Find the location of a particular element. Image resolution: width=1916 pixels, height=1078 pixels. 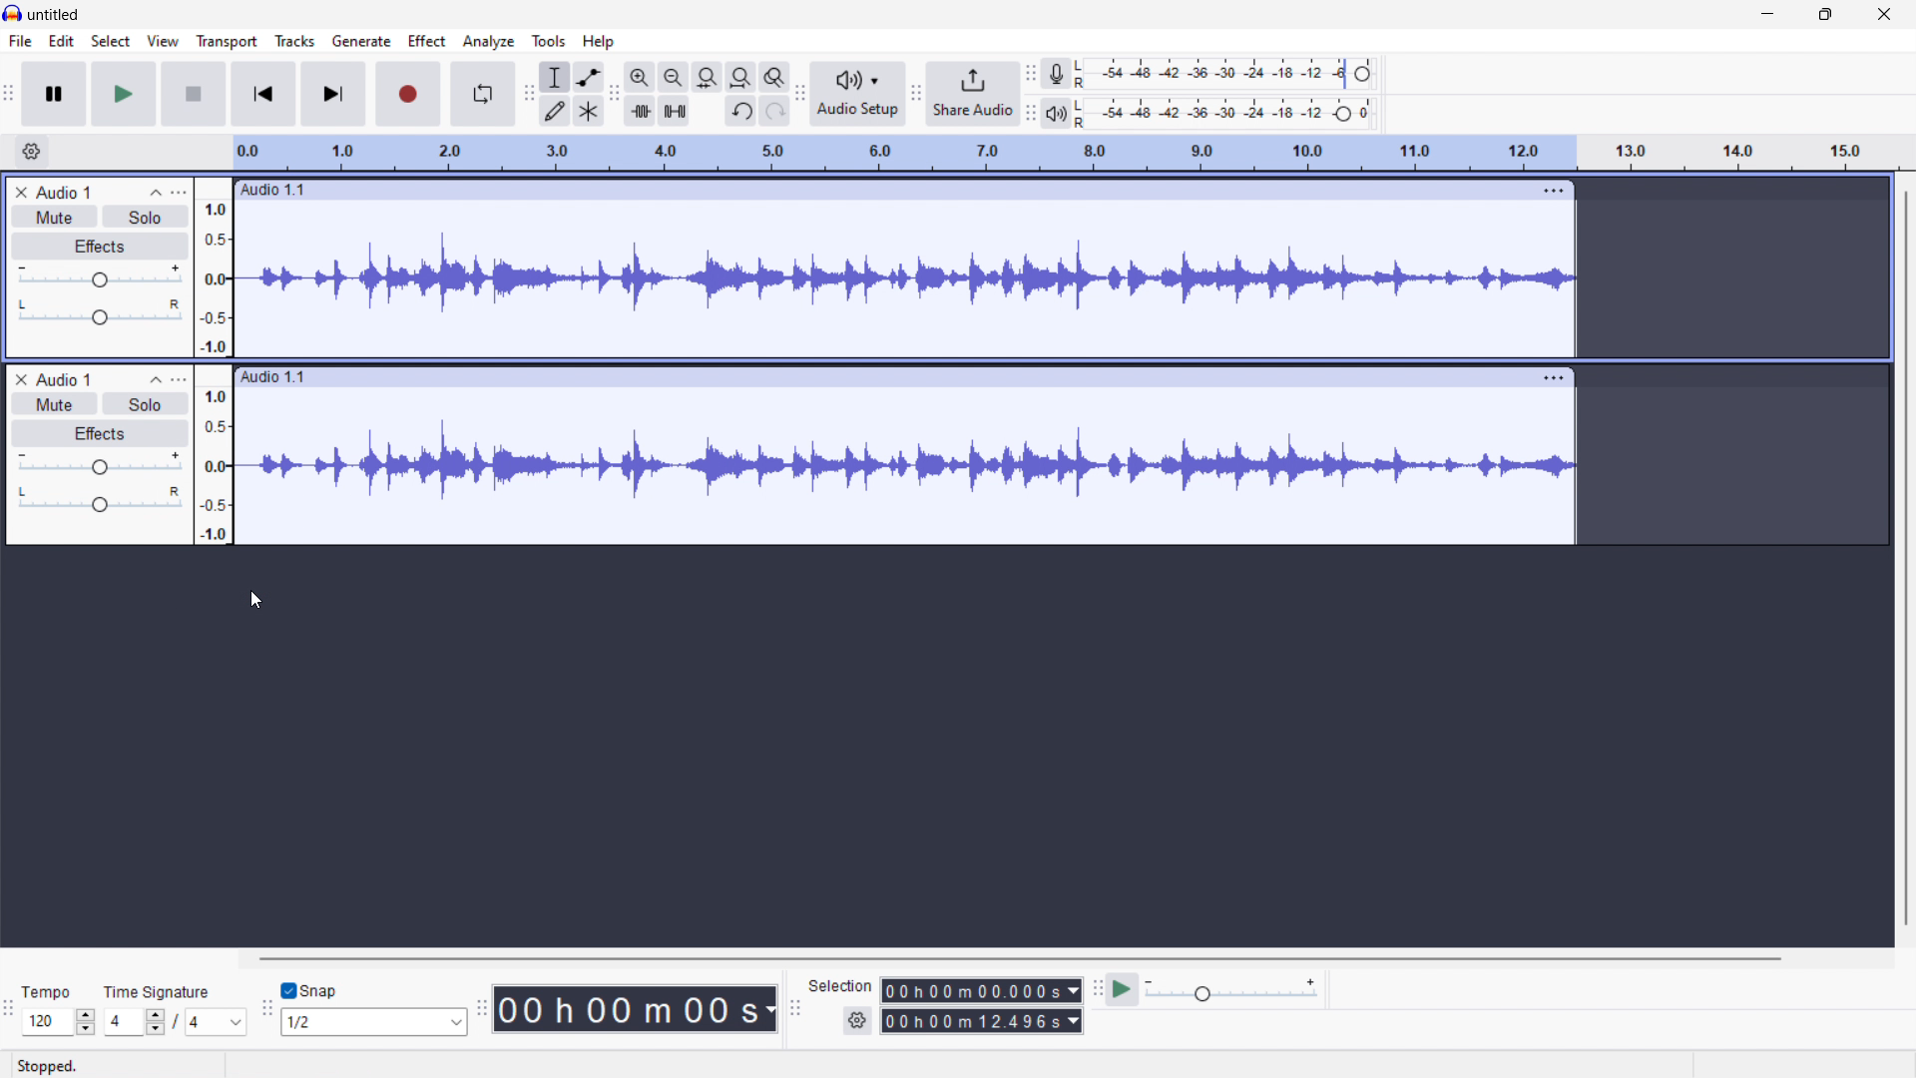

tracks is located at coordinates (295, 41).